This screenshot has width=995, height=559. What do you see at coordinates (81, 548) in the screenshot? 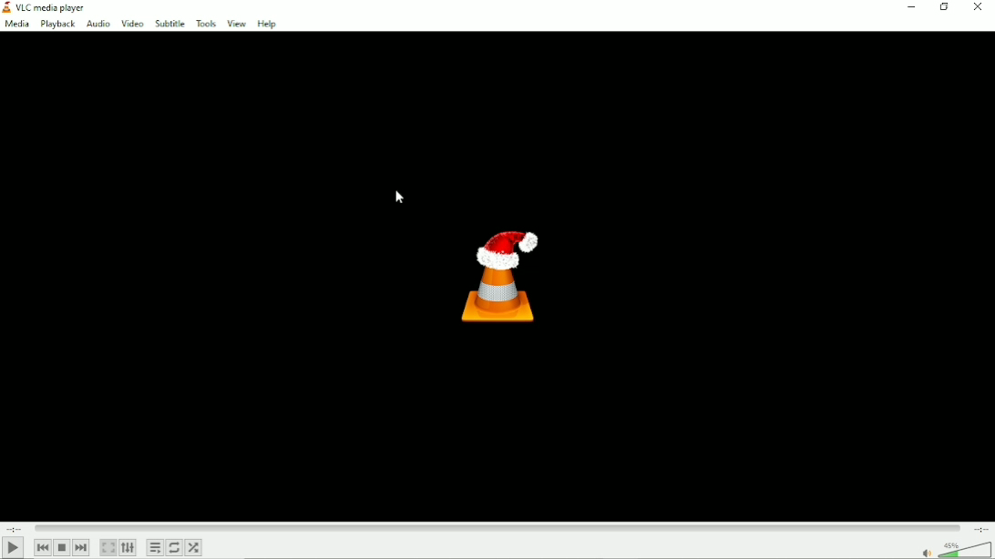
I see `Next` at bounding box center [81, 548].